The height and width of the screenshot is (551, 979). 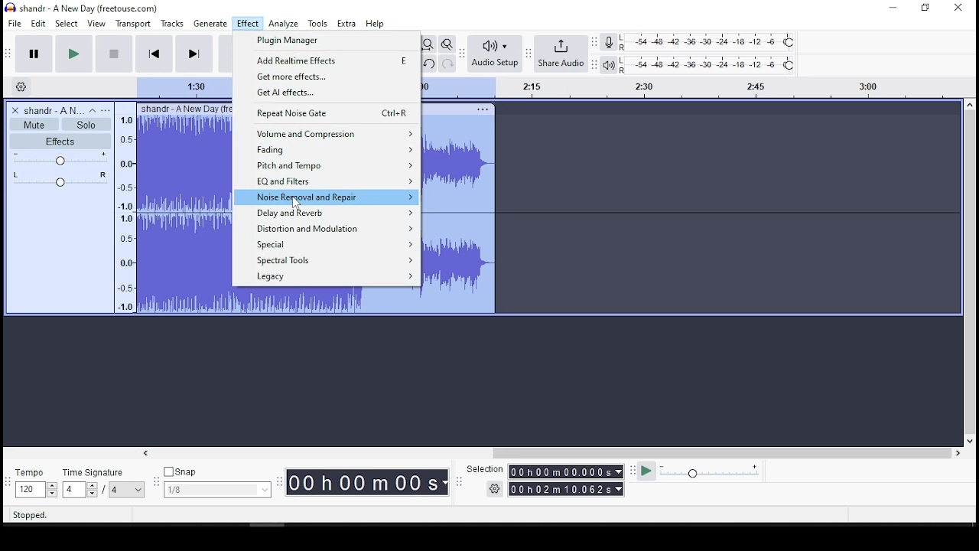 What do you see at coordinates (125, 211) in the screenshot?
I see `frequency scale` at bounding box center [125, 211].